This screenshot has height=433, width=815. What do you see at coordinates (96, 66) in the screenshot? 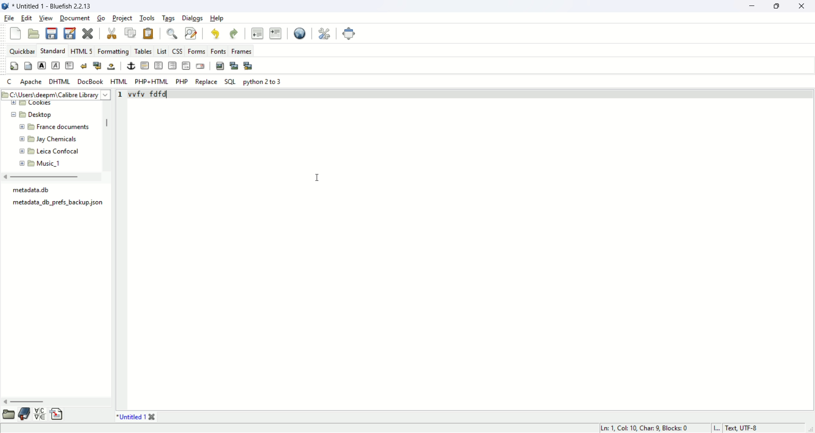
I see `break and clear` at bounding box center [96, 66].